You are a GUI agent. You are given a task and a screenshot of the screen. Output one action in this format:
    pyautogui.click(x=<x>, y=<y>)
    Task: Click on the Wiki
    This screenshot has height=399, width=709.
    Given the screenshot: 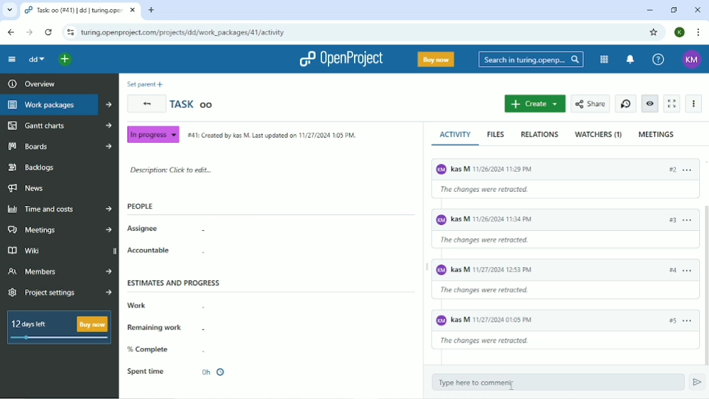 What is the action you would take?
    pyautogui.click(x=60, y=251)
    